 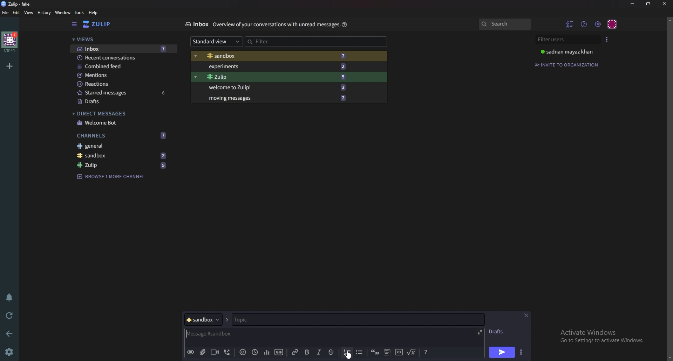 What do you see at coordinates (613, 23) in the screenshot?
I see `Personal menu` at bounding box center [613, 23].